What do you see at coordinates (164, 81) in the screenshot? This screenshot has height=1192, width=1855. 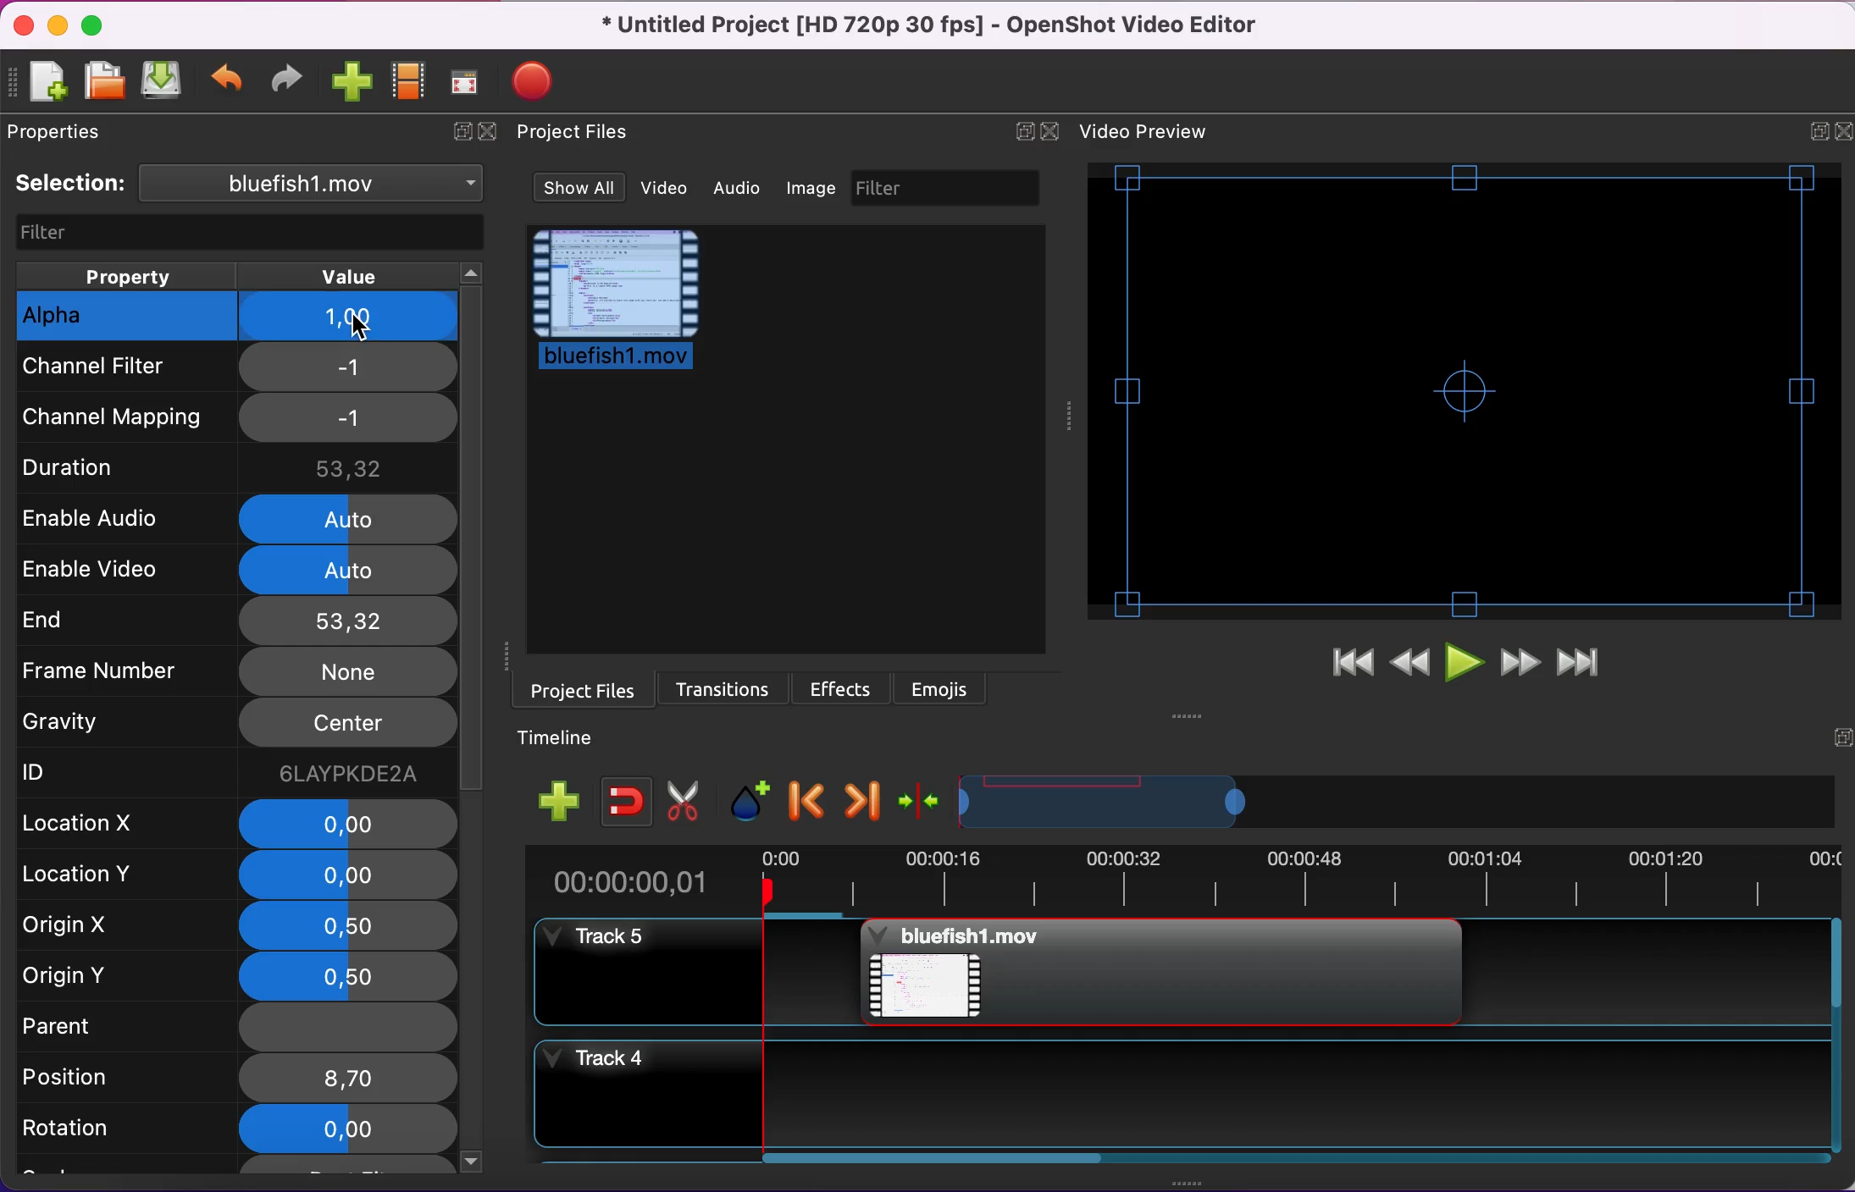 I see `save project` at bounding box center [164, 81].